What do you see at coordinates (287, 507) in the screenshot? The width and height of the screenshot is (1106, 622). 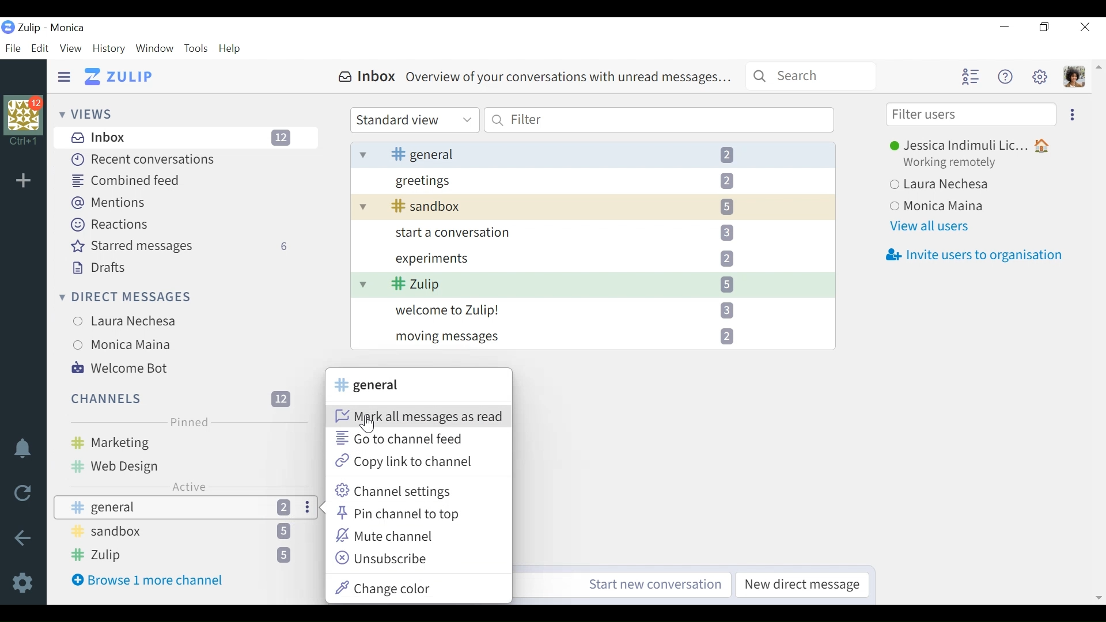 I see `2` at bounding box center [287, 507].